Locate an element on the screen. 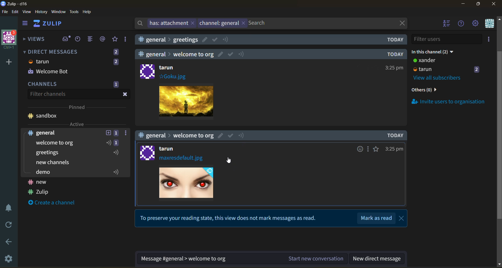 This screenshot has height=268, width=502. Image is located at coordinates (186, 100).